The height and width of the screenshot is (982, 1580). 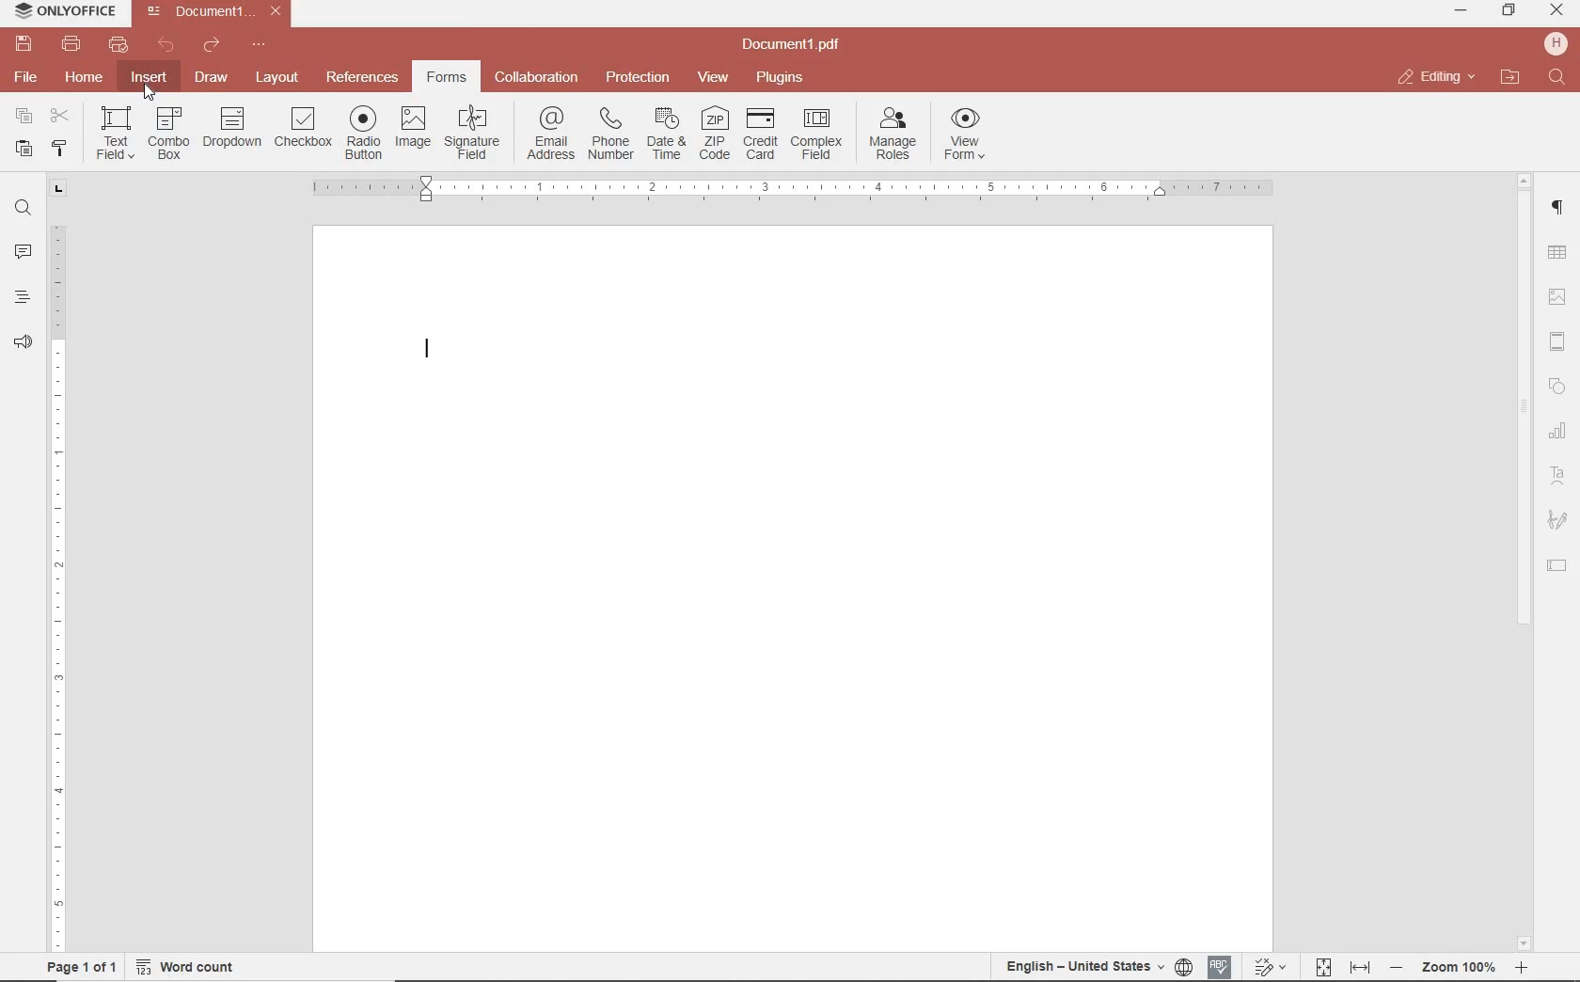 What do you see at coordinates (24, 118) in the screenshot?
I see `copy` at bounding box center [24, 118].